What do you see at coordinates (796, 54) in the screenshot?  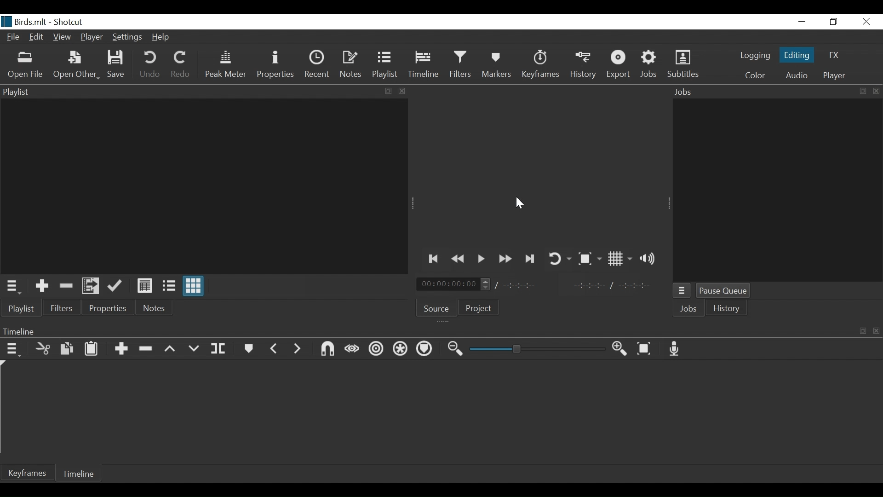 I see `Editing` at bounding box center [796, 54].